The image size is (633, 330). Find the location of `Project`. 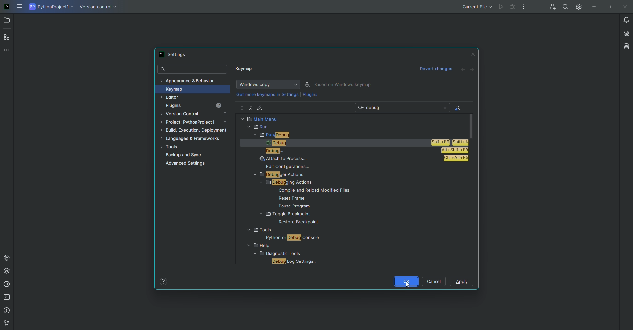

Project is located at coordinates (195, 123).